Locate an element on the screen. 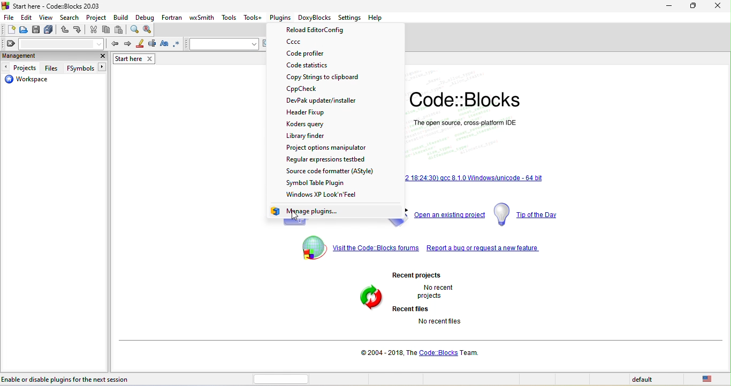  previous is located at coordinates (113, 43).